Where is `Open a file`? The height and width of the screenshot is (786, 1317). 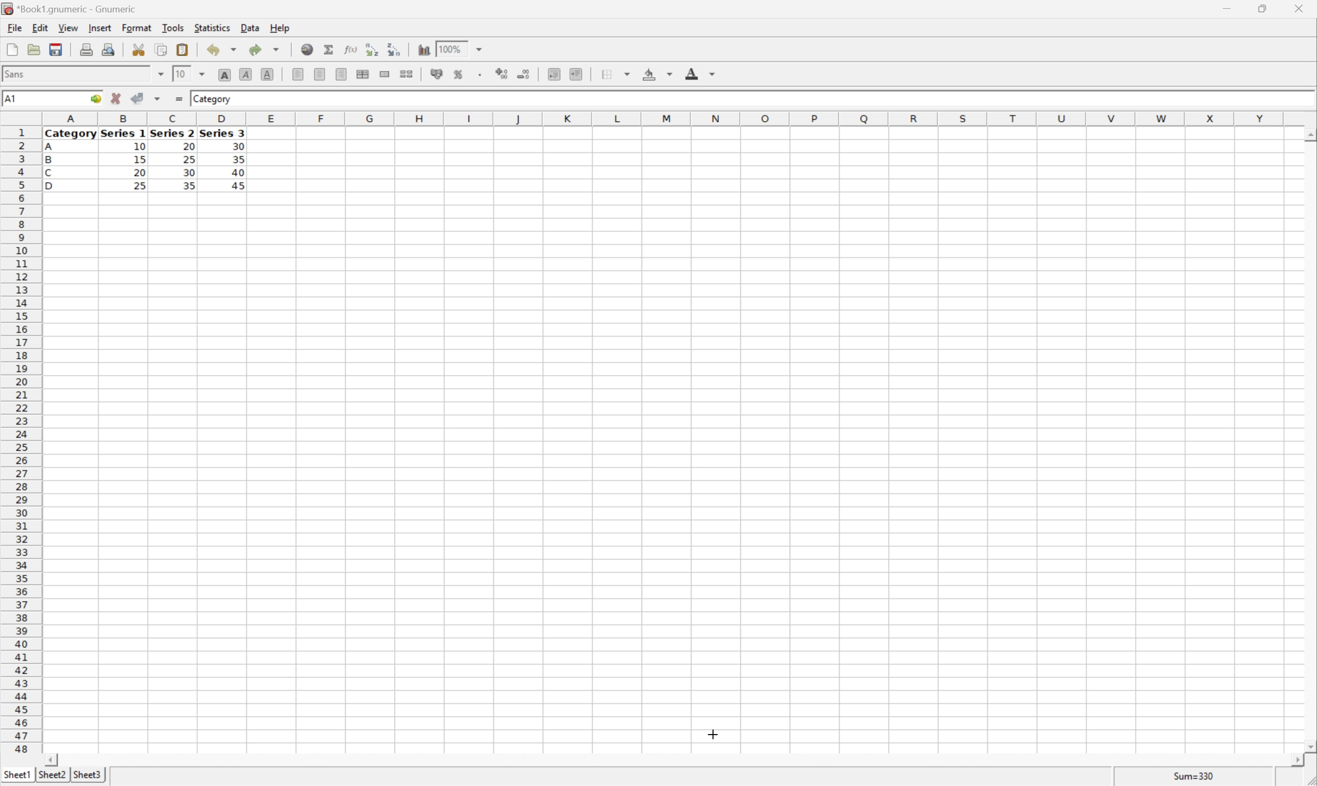 Open a file is located at coordinates (33, 49).